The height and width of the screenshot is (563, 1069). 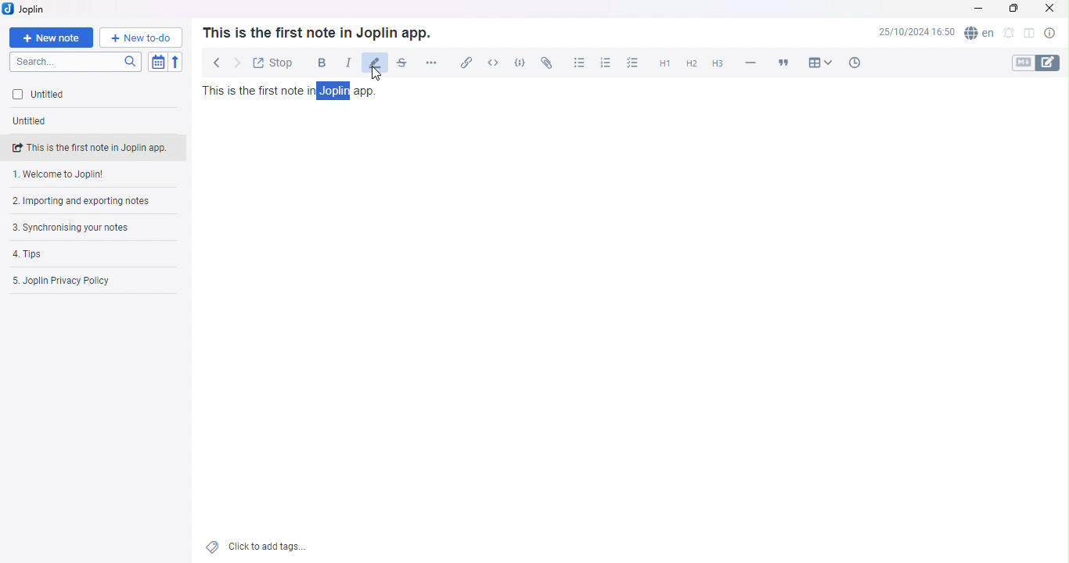 I want to click on Inline Code, so click(x=491, y=63).